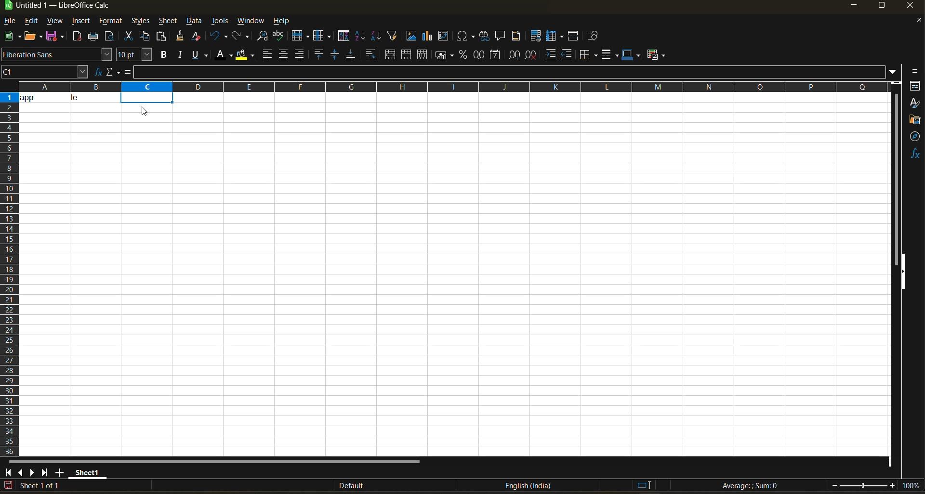 Image resolution: width=925 pixels, height=494 pixels. I want to click on insert image, so click(411, 36).